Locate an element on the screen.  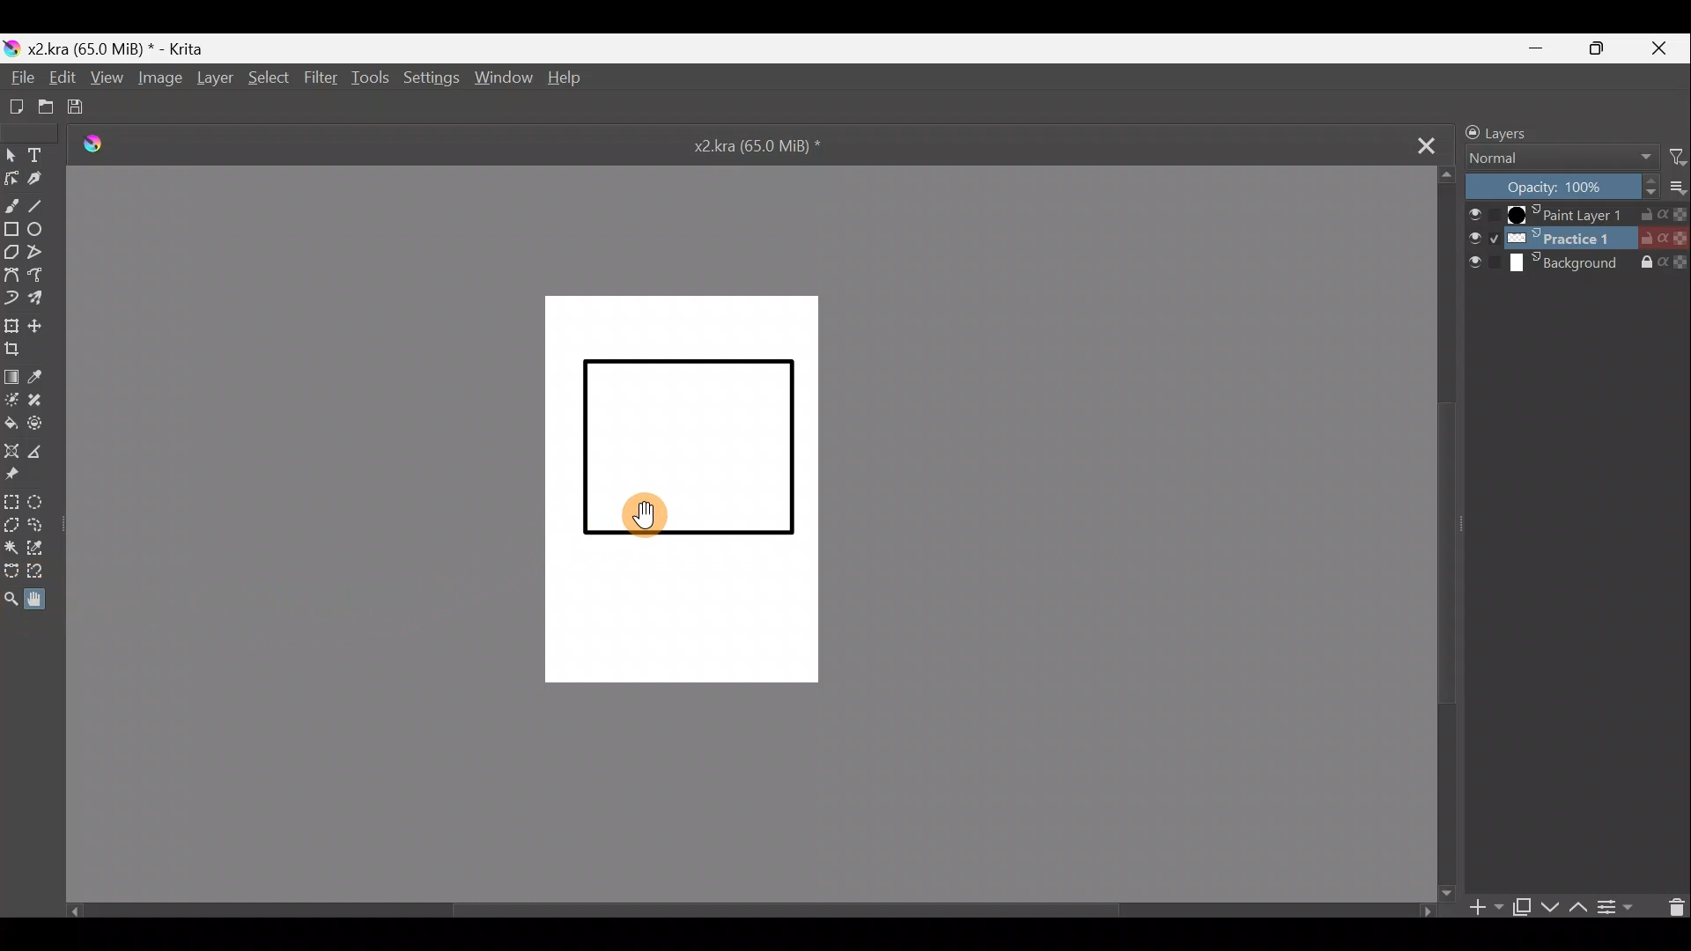
Duplicate layer is located at coordinates (1520, 906).